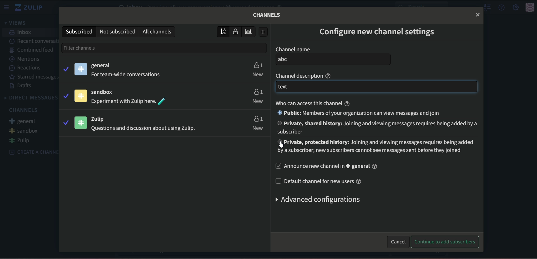 This screenshot has width=537, height=259. What do you see at coordinates (502, 7) in the screenshot?
I see `help menu` at bounding box center [502, 7].